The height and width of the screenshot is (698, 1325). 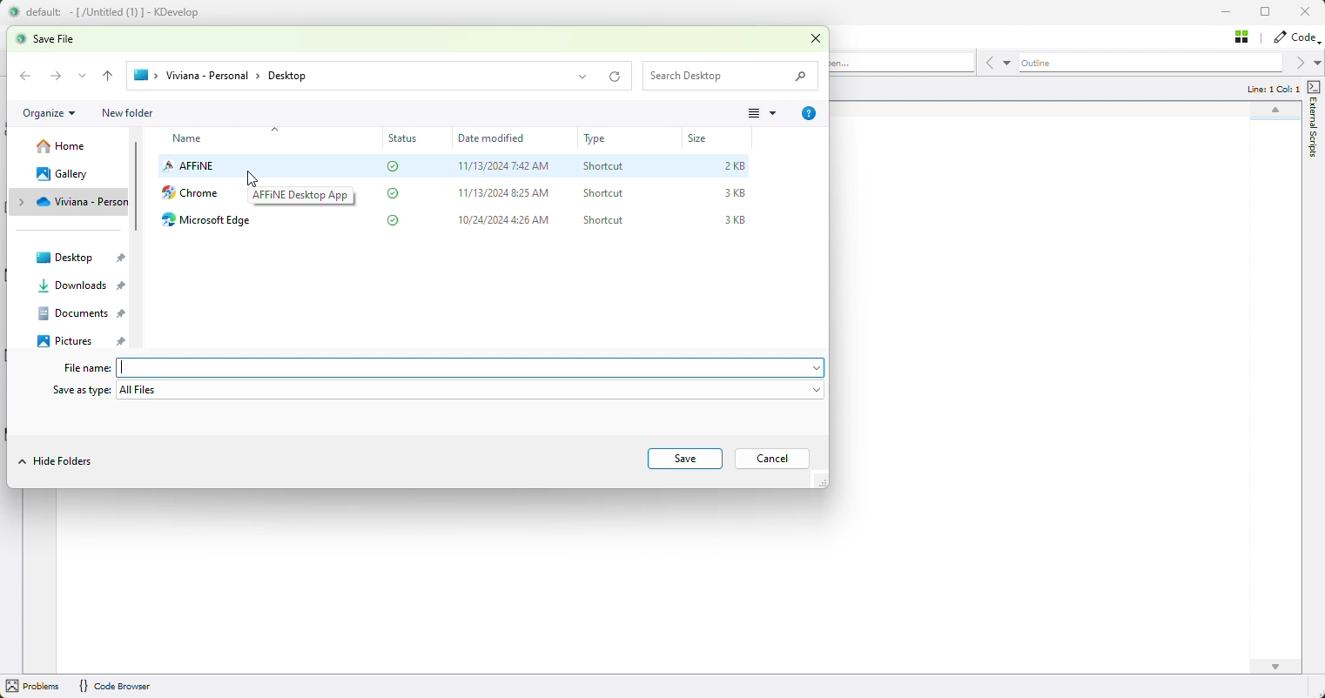 I want to click on pictures, so click(x=83, y=339).